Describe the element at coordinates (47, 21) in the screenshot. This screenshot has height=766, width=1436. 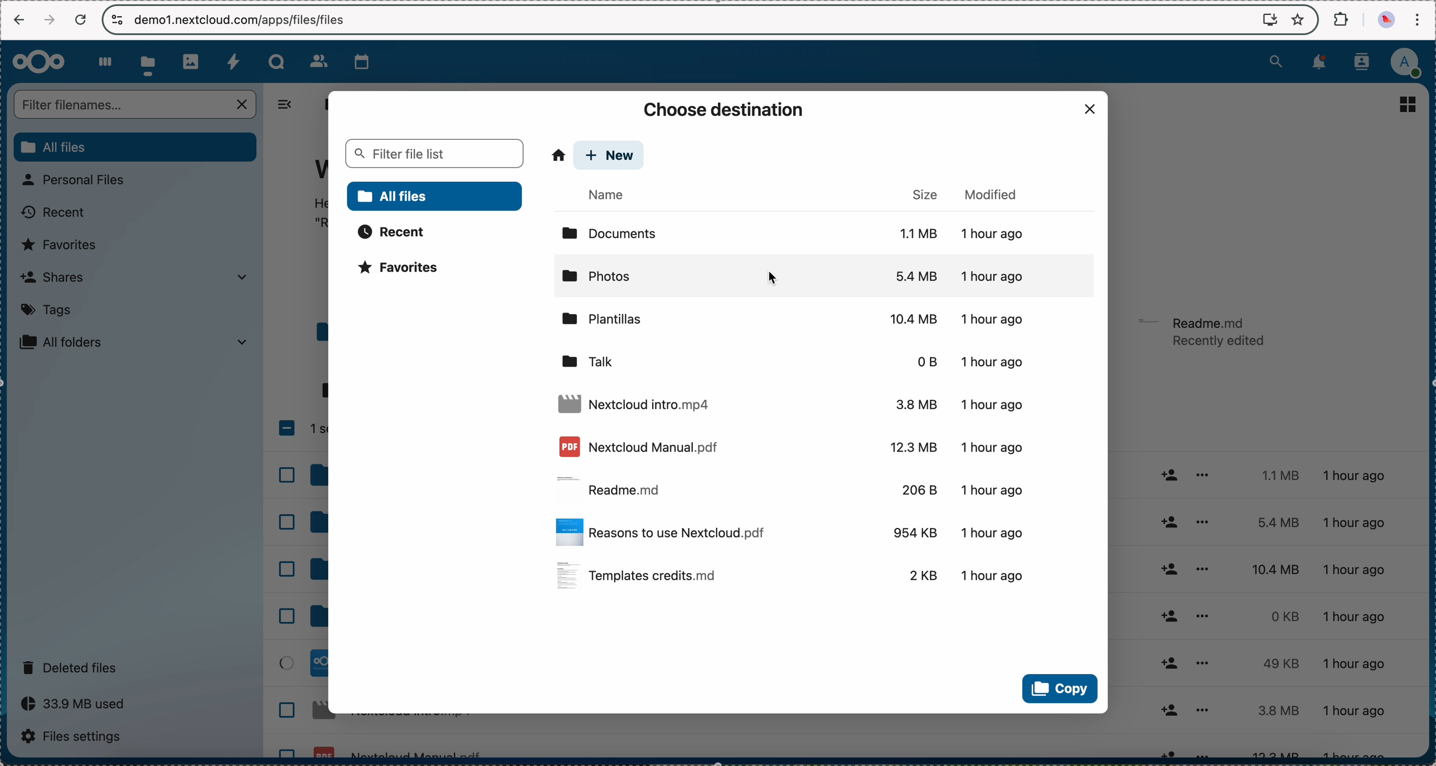
I see `navigate foward` at that location.